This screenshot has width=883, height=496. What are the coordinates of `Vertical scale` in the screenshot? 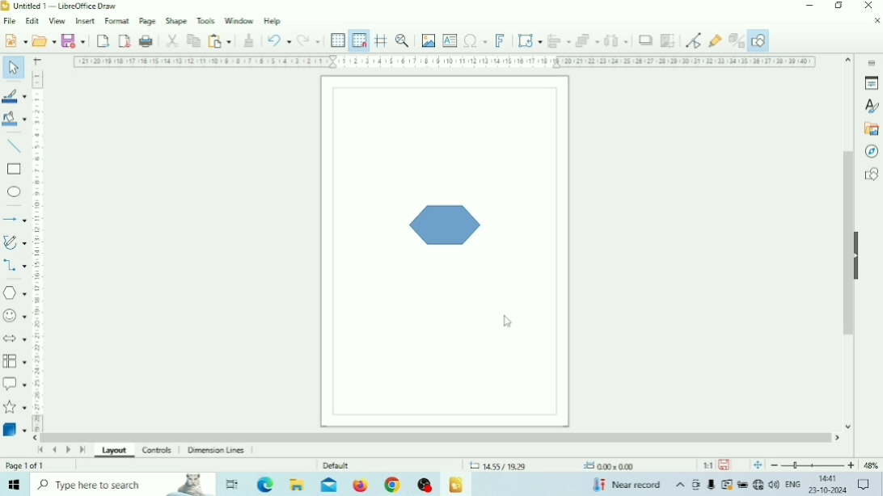 It's located at (37, 250).